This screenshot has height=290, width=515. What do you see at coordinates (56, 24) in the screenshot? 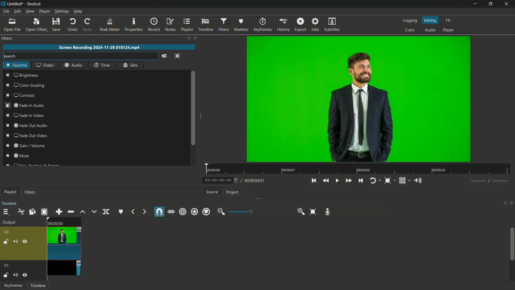
I see `save` at bounding box center [56, 24].